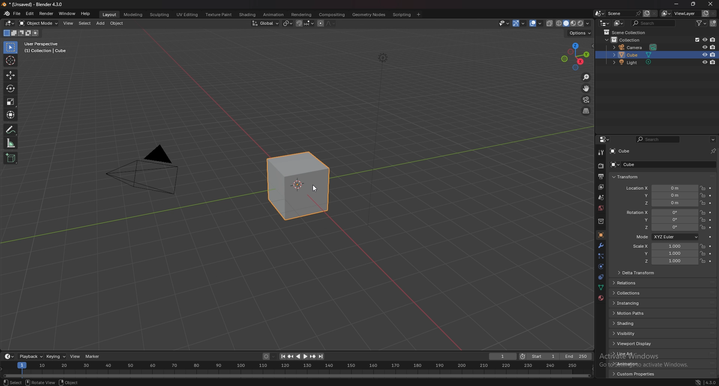 This screenshot has width=719, height=386. What do you see at coordinates (291, 357) in the screenshot?
I see `jump to keyframe` at bounding box center [291, 357].